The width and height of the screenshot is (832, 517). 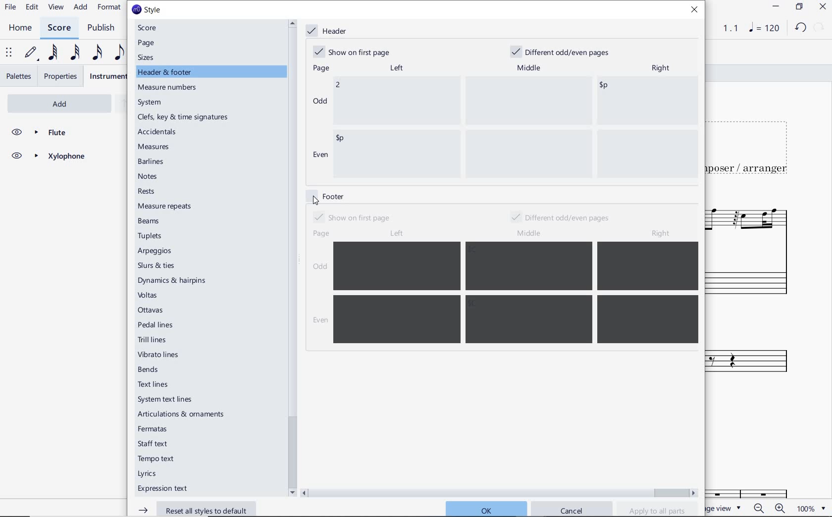 I want to click on footer, so click(x=324, y=195).